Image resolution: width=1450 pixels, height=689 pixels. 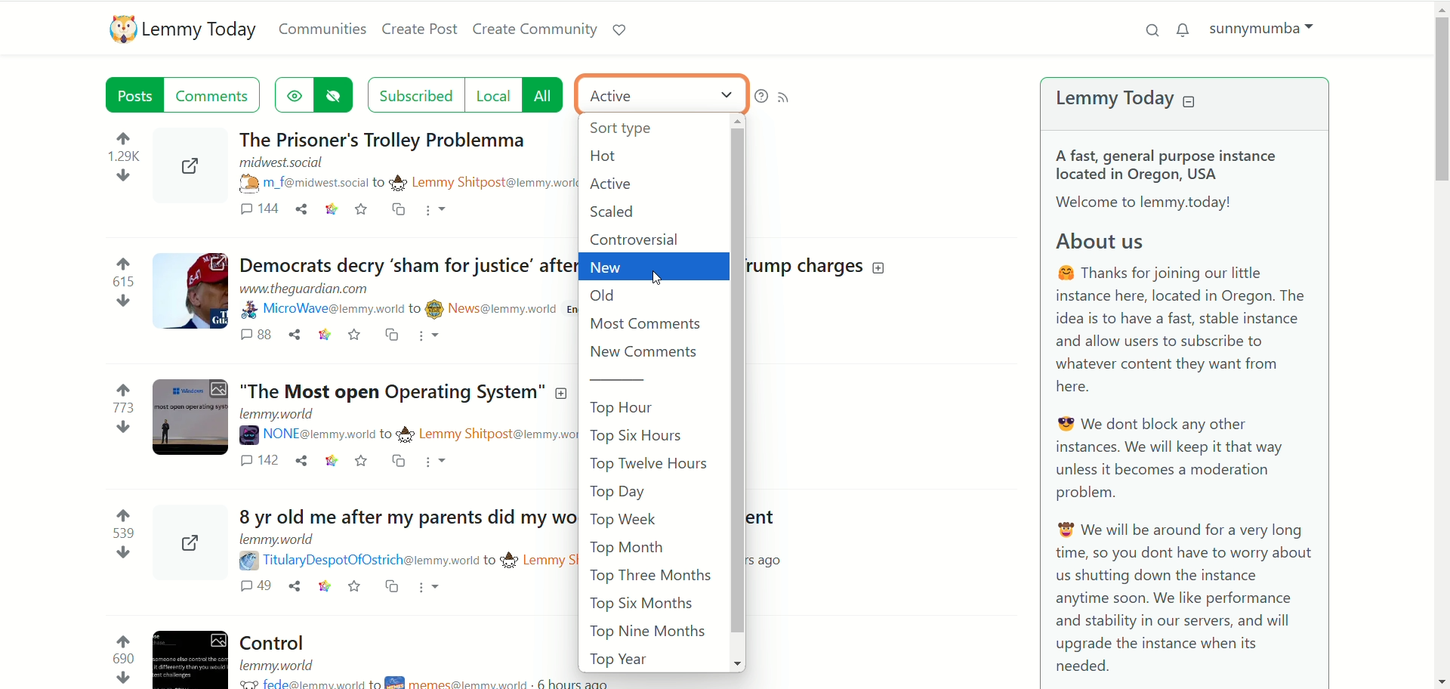 What do you see at coordinates (1182, 31) in the screenshot?
I see `Notifications` at bounding box center [1182, 31].